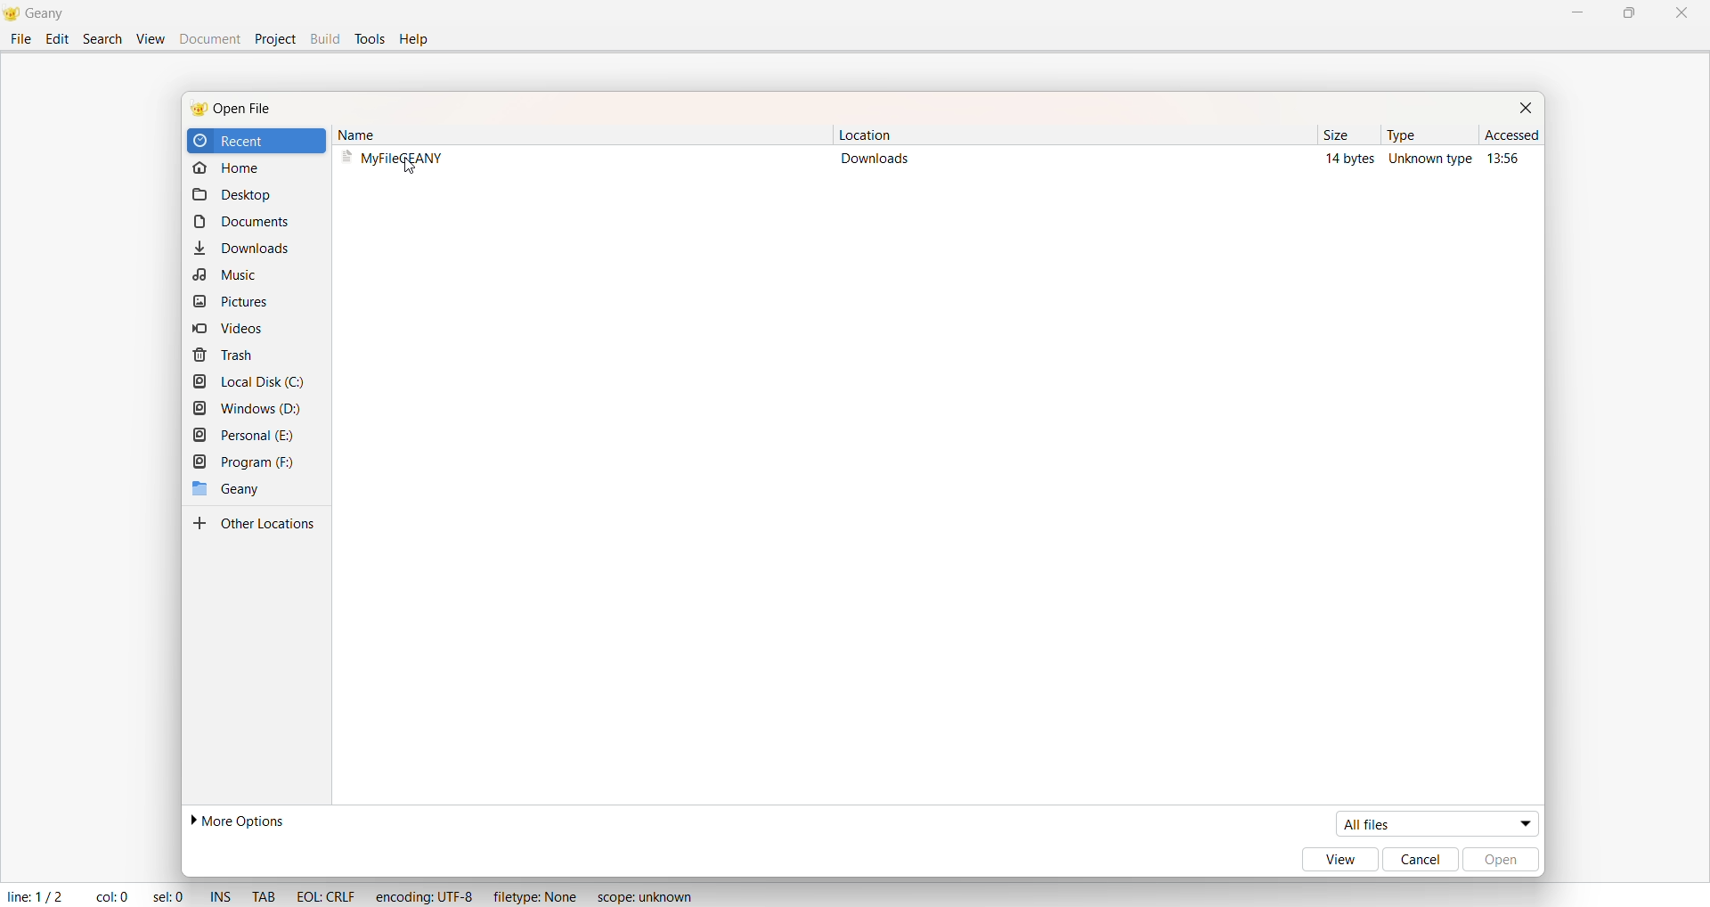 Image resolution: width=1710 pixels, height=907 pixels. What do you see at coordinates (257, 525) in the screenshot?
I see `other locations` at bounding box center [257, 525].